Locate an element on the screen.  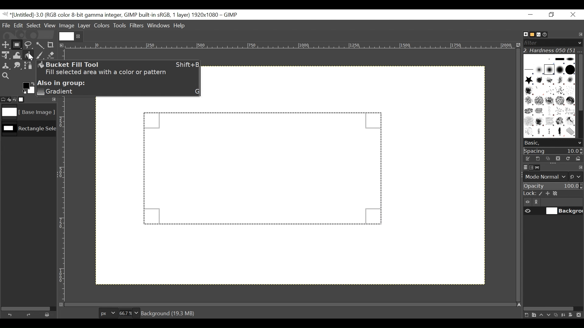
Move tool is located at coordinates (5, 44).